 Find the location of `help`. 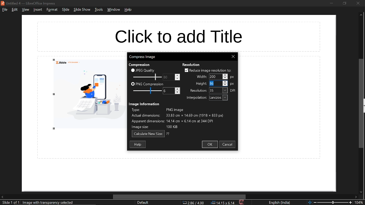

help is located at coordinates (138, 144).